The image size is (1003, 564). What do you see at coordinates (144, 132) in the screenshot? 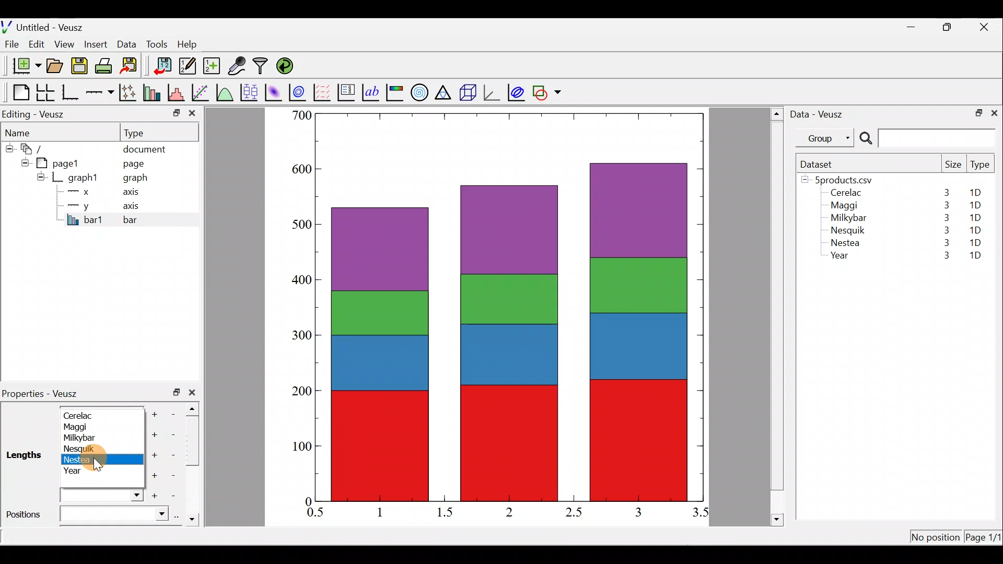
I see `Type` at bounding box center [144, 132].